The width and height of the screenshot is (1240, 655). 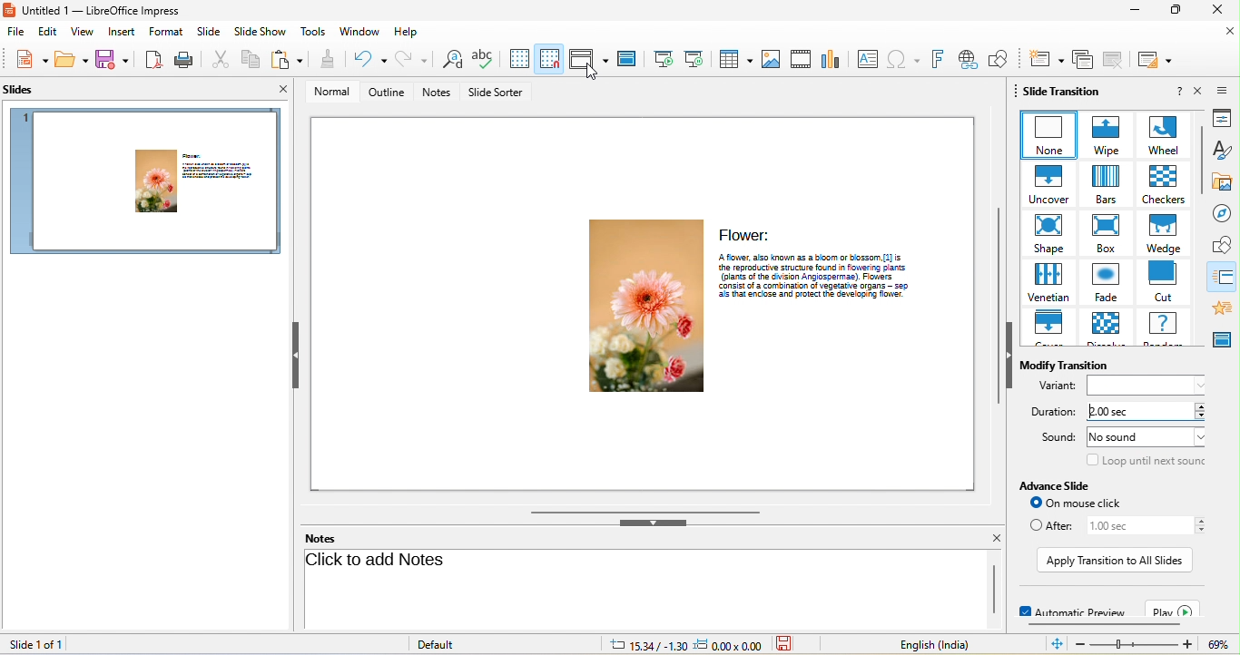 I want to click on delete slide, so click(x=1116, y=60).